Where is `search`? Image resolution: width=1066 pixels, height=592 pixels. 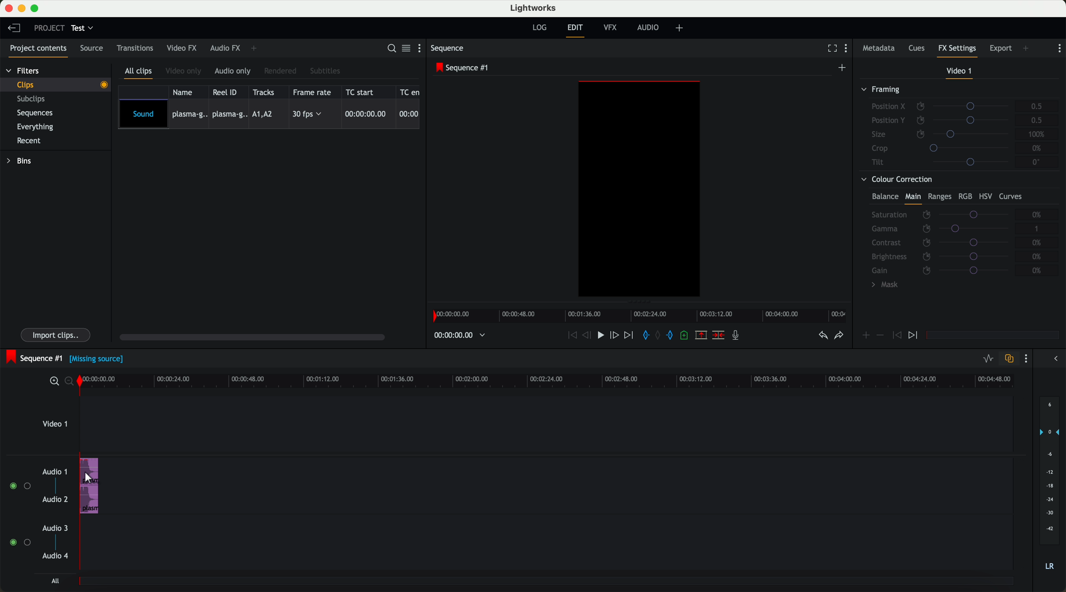
search is located at coordinates (391, 49).